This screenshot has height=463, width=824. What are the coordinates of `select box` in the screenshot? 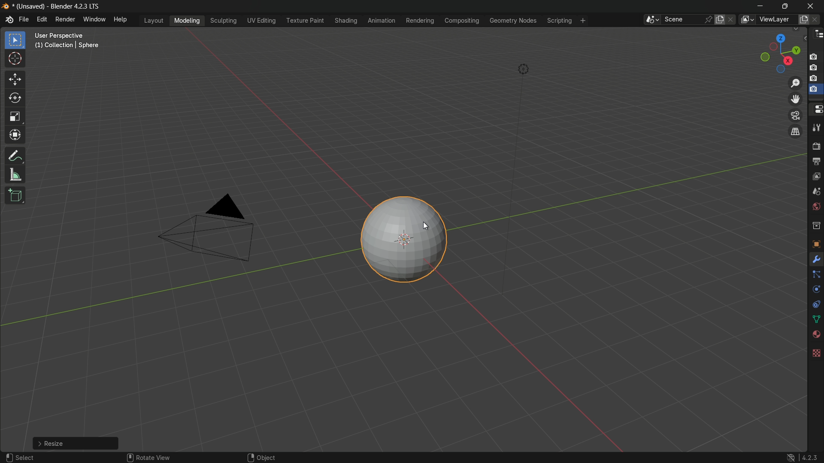 It's located at (14, 40).